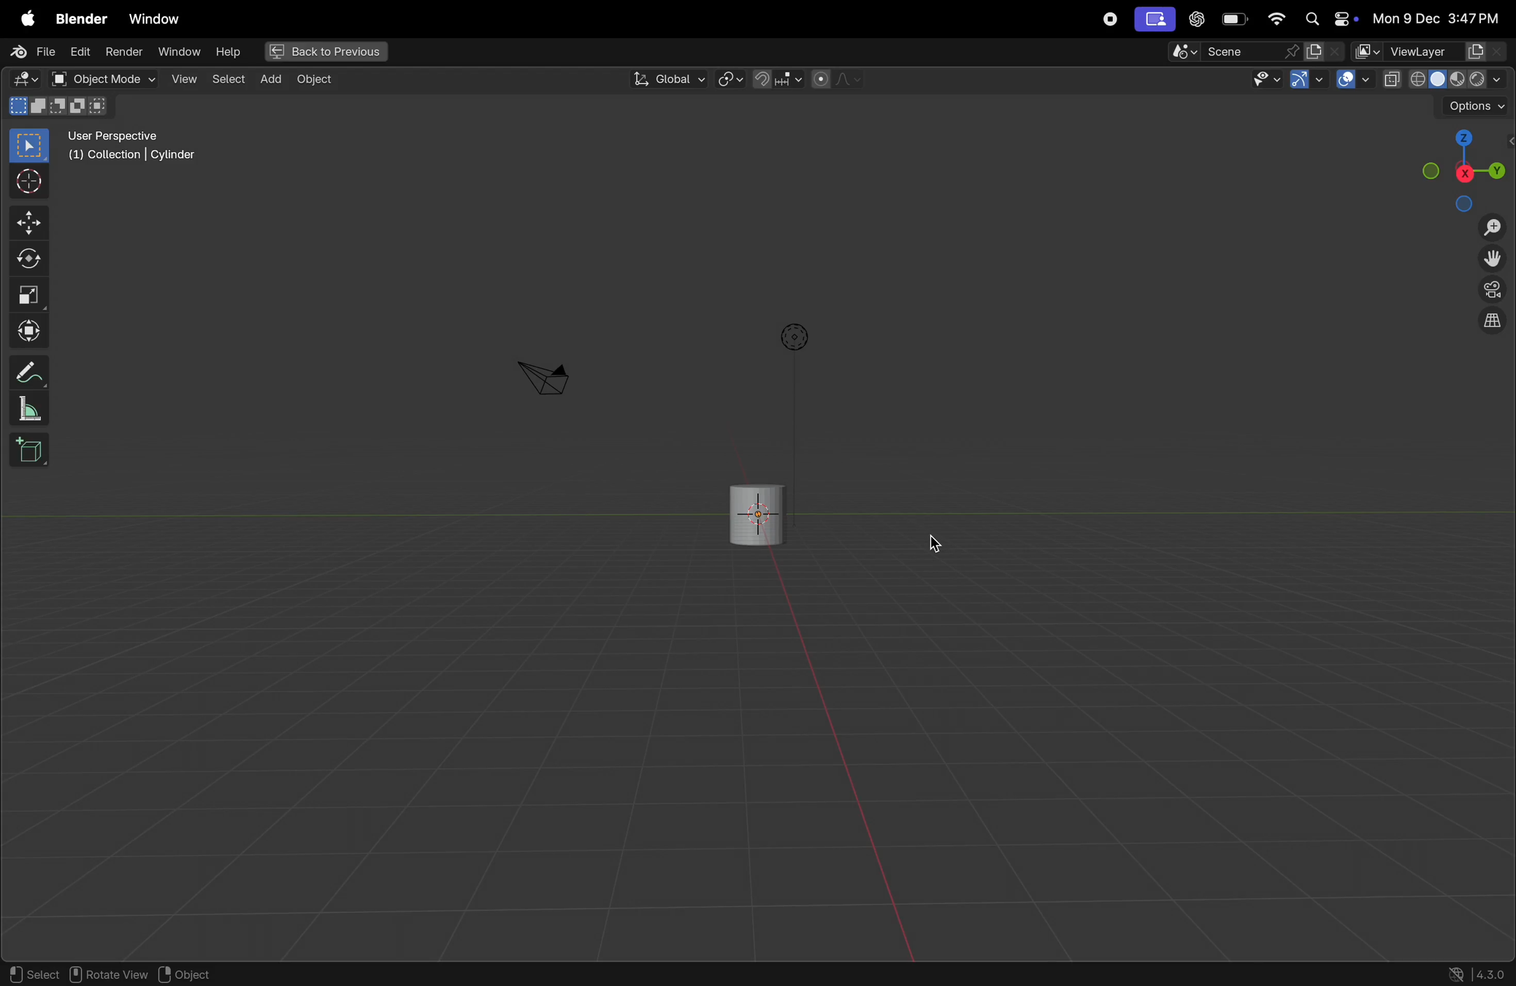 The width and height of the screenshot is (1516, 986). Describe the element at coordinates (1495, 324) in the screenshot. I see `orthographic view` at that location.